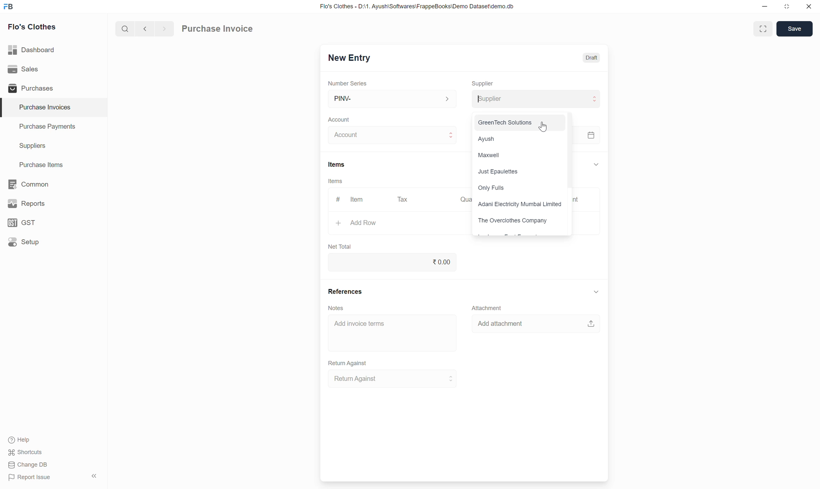 The height and width of the screenshot is (489, 820). I want to click on Account, so click(339, 120).